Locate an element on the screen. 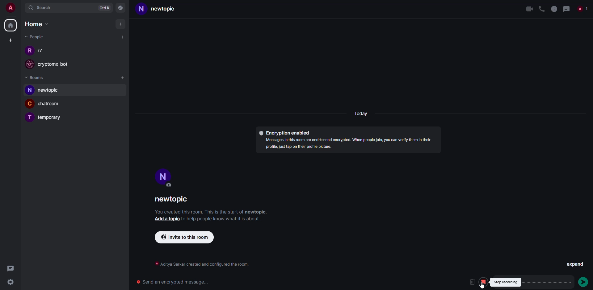 The image size is (593, 290). invite is located at coordinates (186, 237).